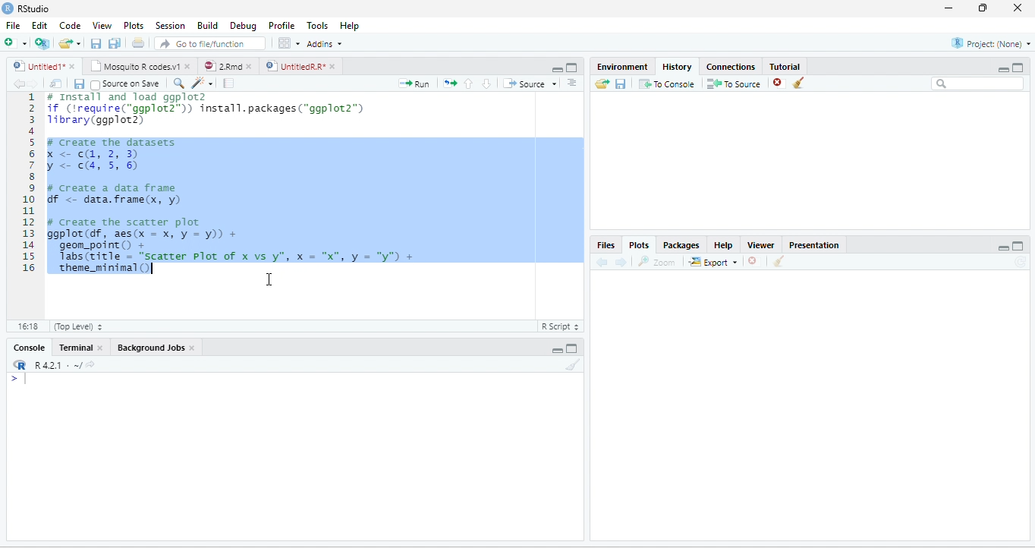 This screenshot has width=1035, height=548. I want to click on Open recent files, so click(78, 43).